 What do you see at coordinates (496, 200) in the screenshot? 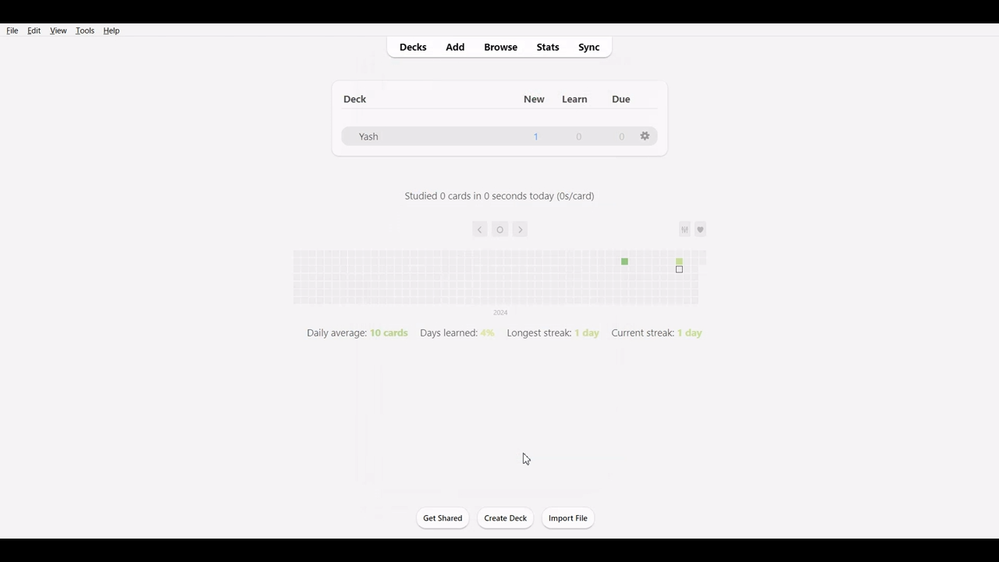
I see `‘Studied 0 cards in 0 seconds today (0s/card)` at bounding box center [496, 200].